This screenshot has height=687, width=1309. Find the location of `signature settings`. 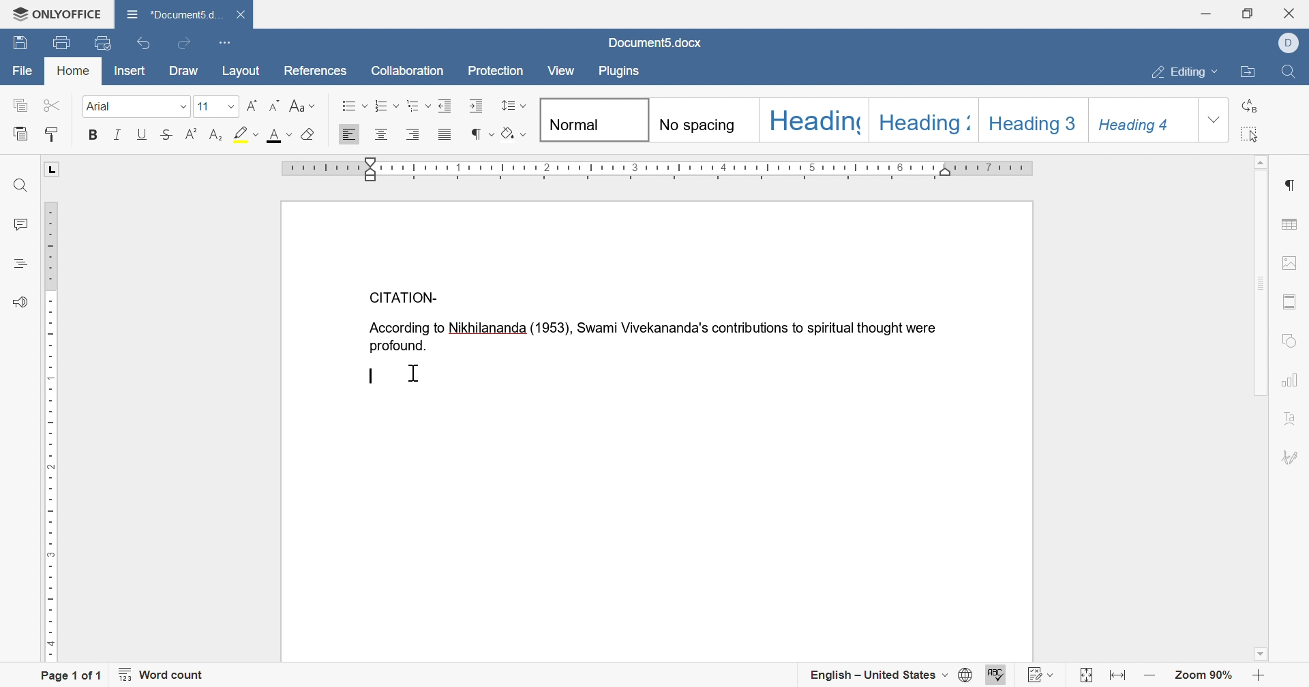

signature settings is located at coordinates (1291, 459).